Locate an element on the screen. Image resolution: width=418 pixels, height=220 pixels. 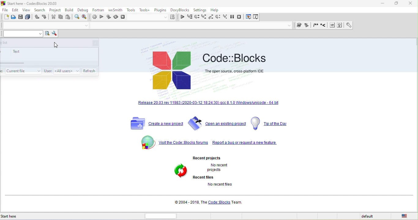
code blocks  is located at coordinates (236, 57).